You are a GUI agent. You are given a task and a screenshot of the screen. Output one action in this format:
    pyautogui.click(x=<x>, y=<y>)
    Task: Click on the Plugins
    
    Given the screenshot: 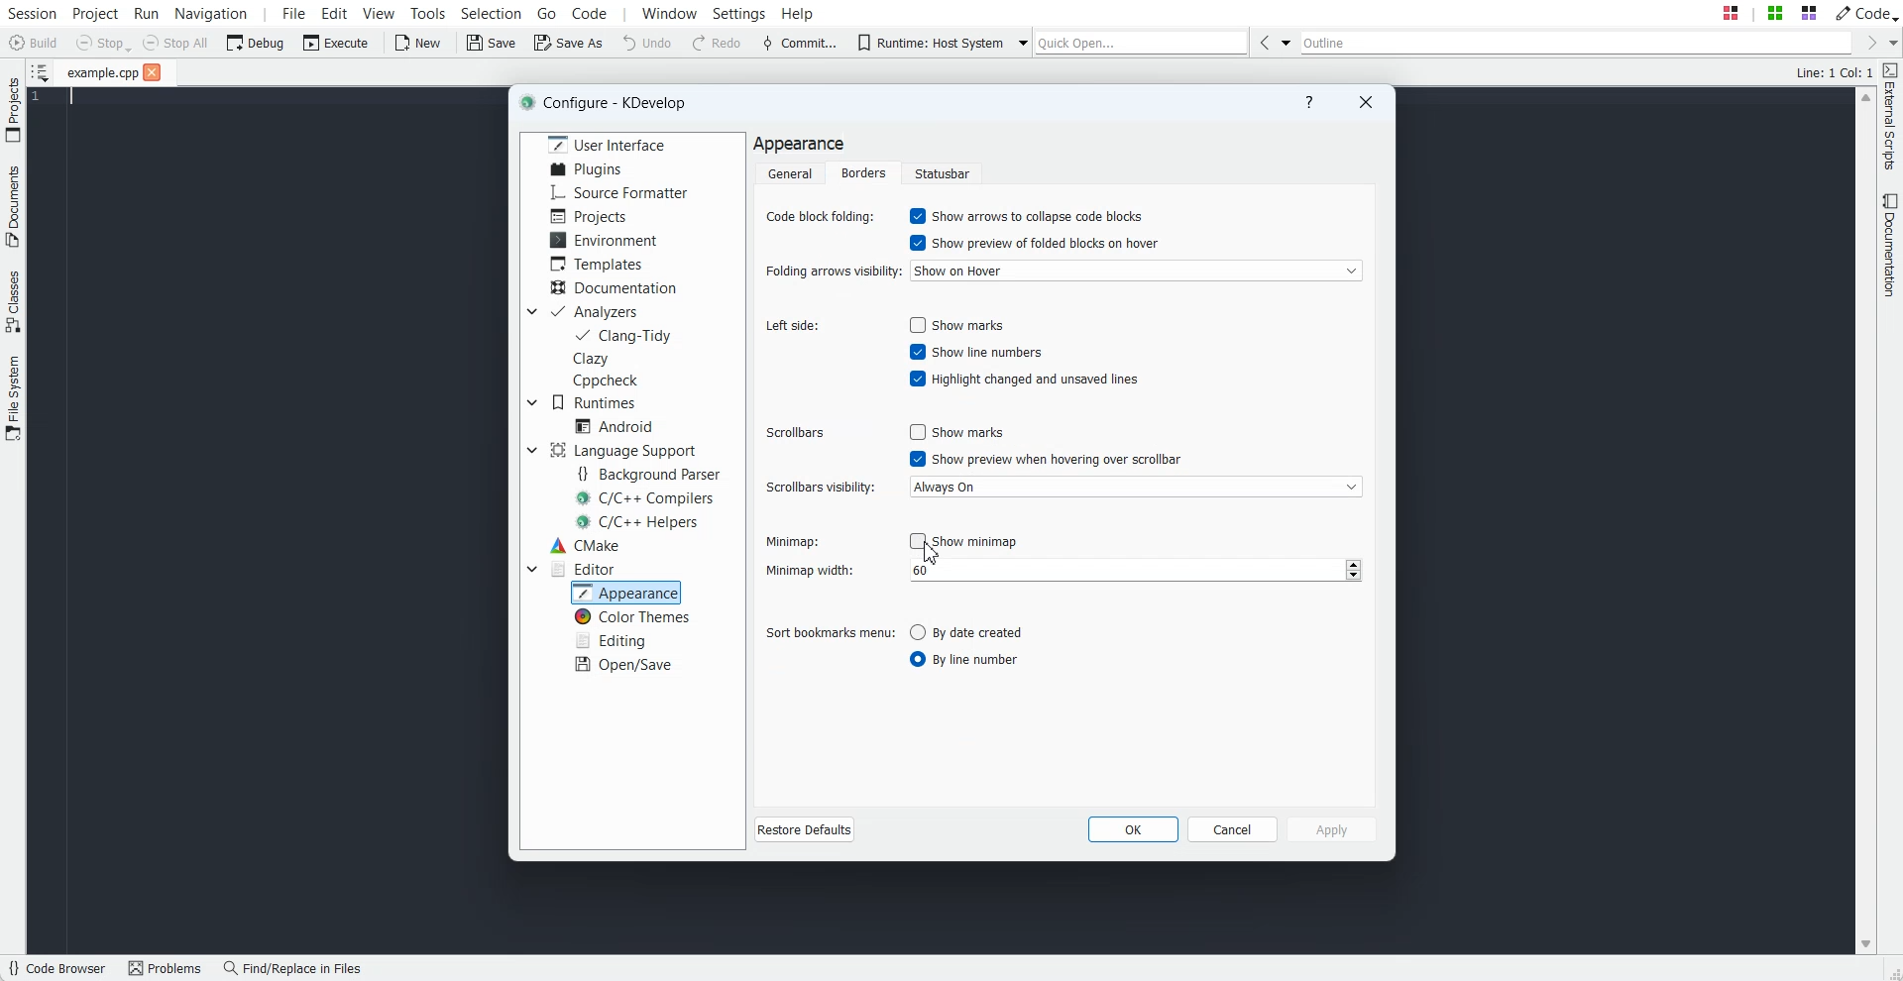 What is the action you would take?
    pyautogui.click(x=589, y=168)
    